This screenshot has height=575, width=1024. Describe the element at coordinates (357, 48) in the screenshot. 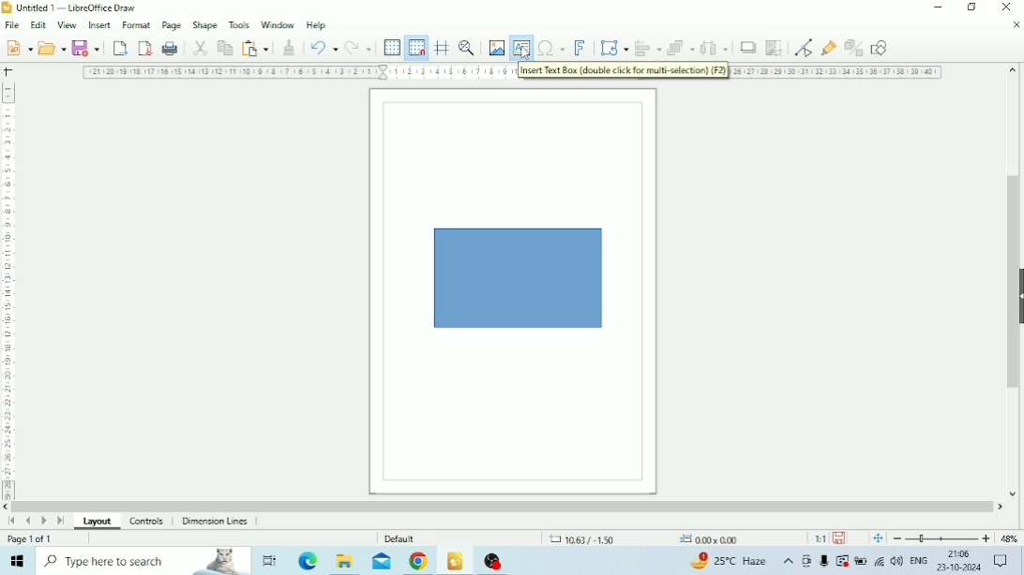

I see `Redo` at that location.